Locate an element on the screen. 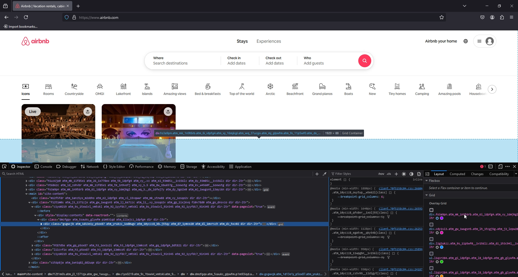 This screenshot has width=518, height=277. toggle off 3 pane is located at coordinates (428, 174).